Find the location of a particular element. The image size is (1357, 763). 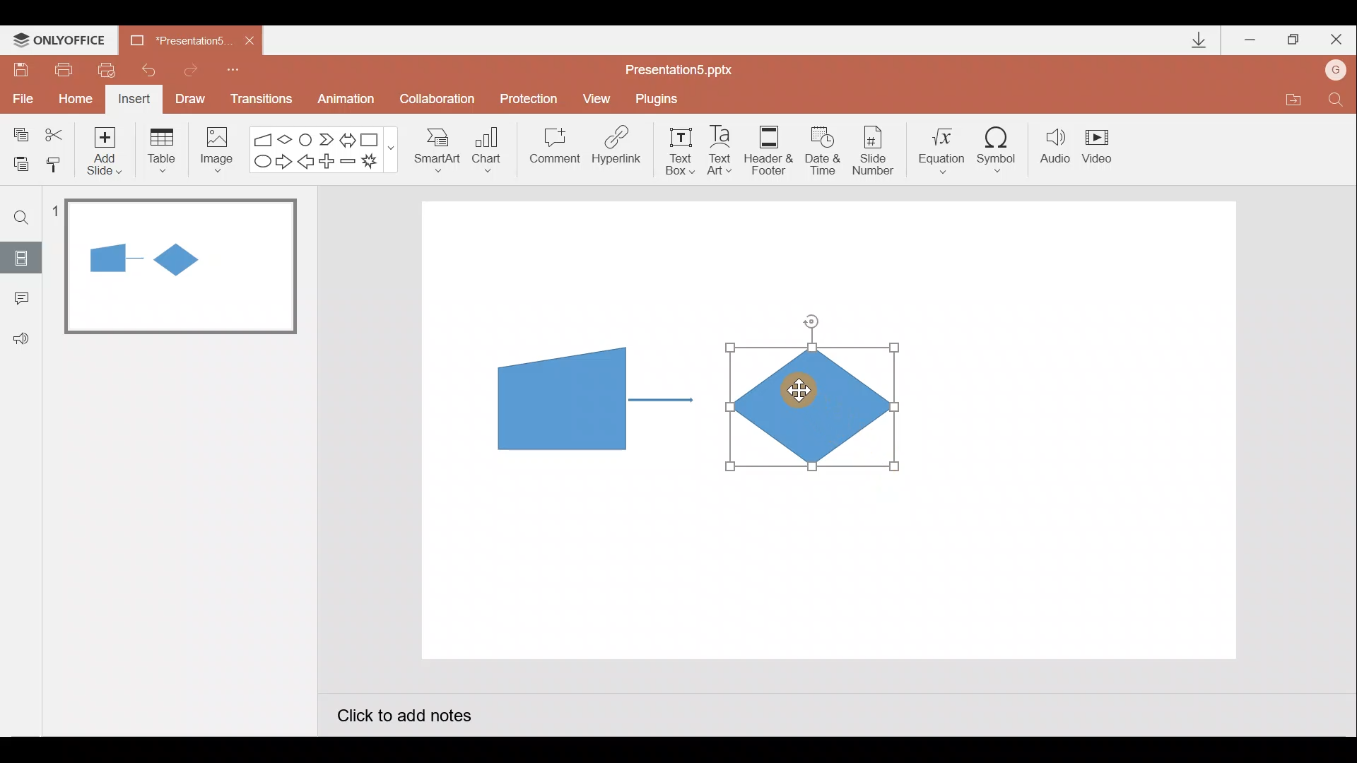

Minimize is located at coordinates (1252, 41).